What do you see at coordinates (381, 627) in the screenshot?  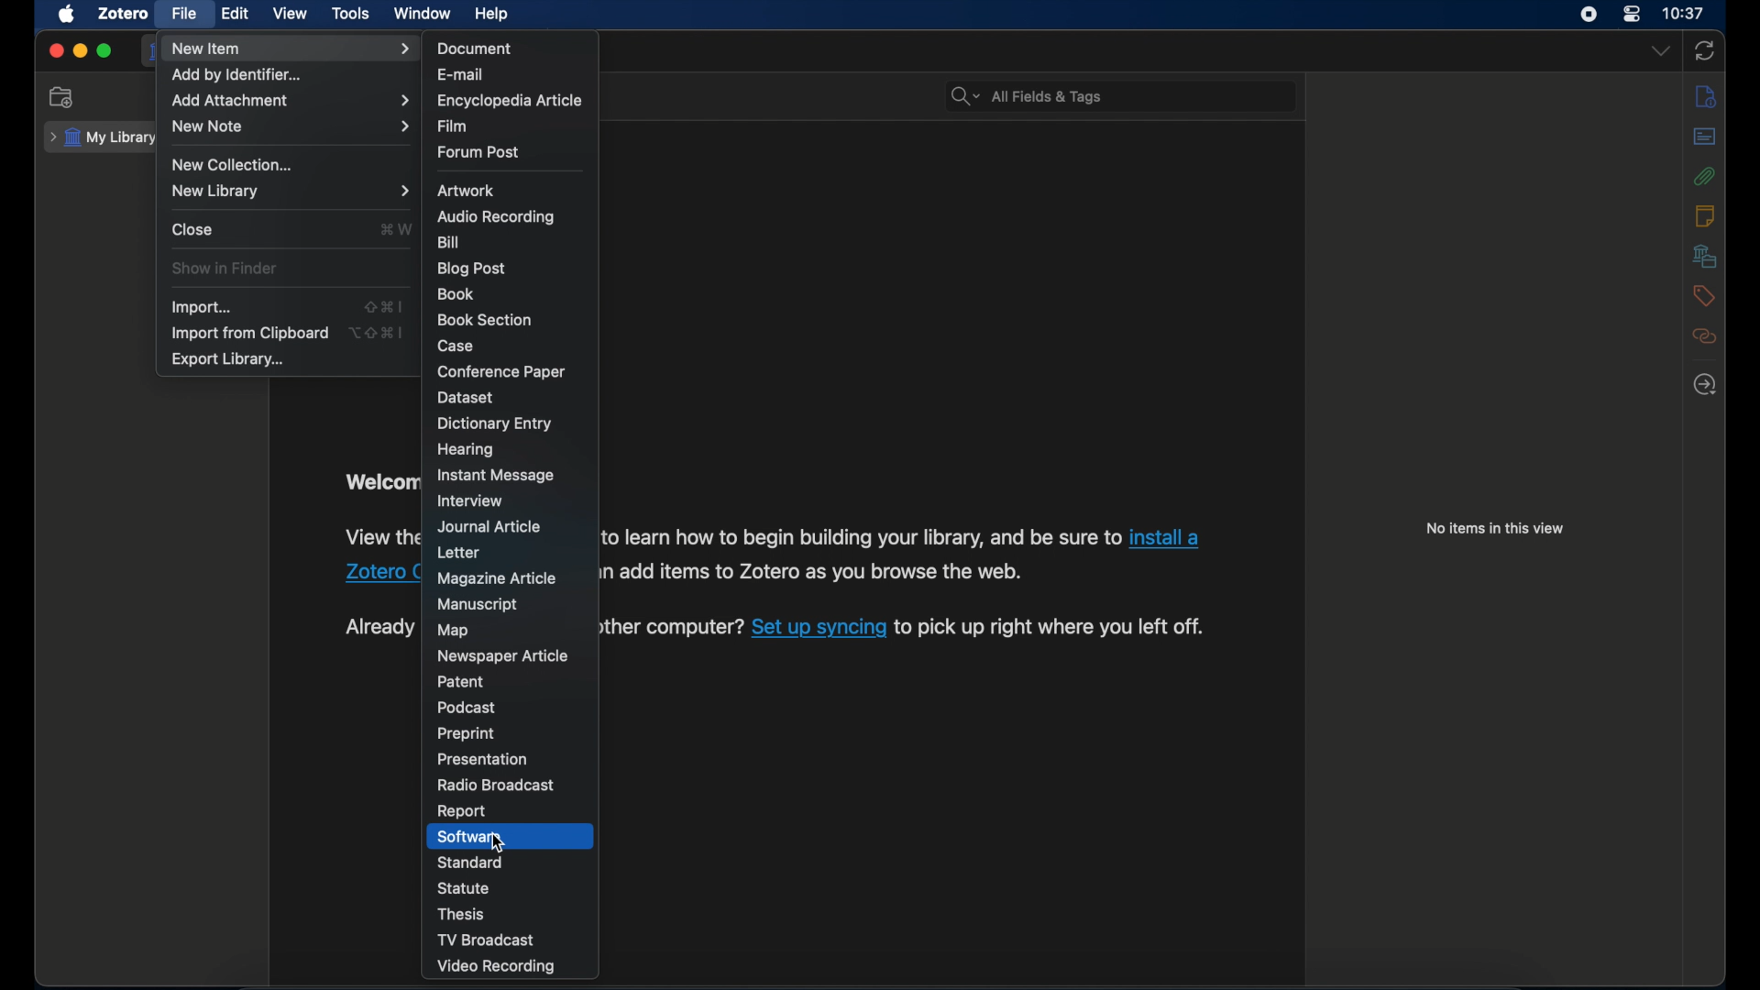 I see `text` at bounding box center [381, 627].